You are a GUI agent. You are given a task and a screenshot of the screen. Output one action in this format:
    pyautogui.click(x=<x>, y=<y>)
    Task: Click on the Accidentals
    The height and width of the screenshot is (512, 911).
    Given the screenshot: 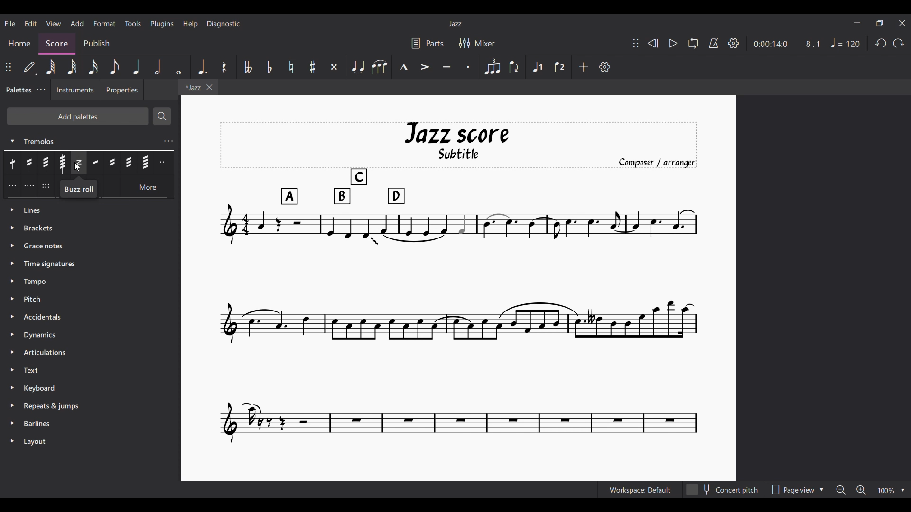 What is the action you would take?
    pyautogui.click(x=91, y=317)
    